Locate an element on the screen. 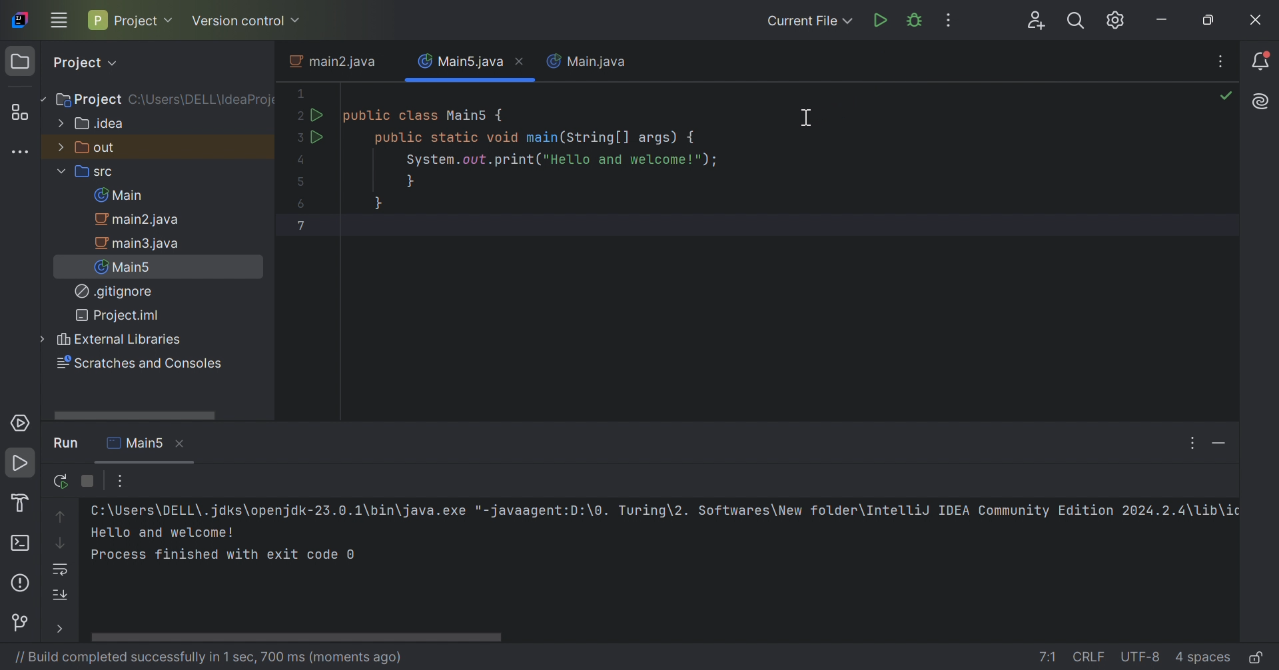 Image resolution: width=1279 pixels, height=670 pixels. Close is located at coordinates (1259, 20).